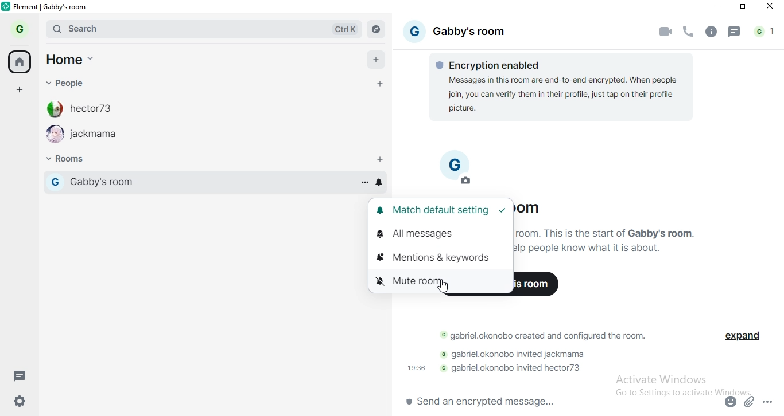 The height and width of the screenshot is (416, 784). Describe the element at coordinates (478, 32) in the screenshot. I see `gabby's rooom` at that location.